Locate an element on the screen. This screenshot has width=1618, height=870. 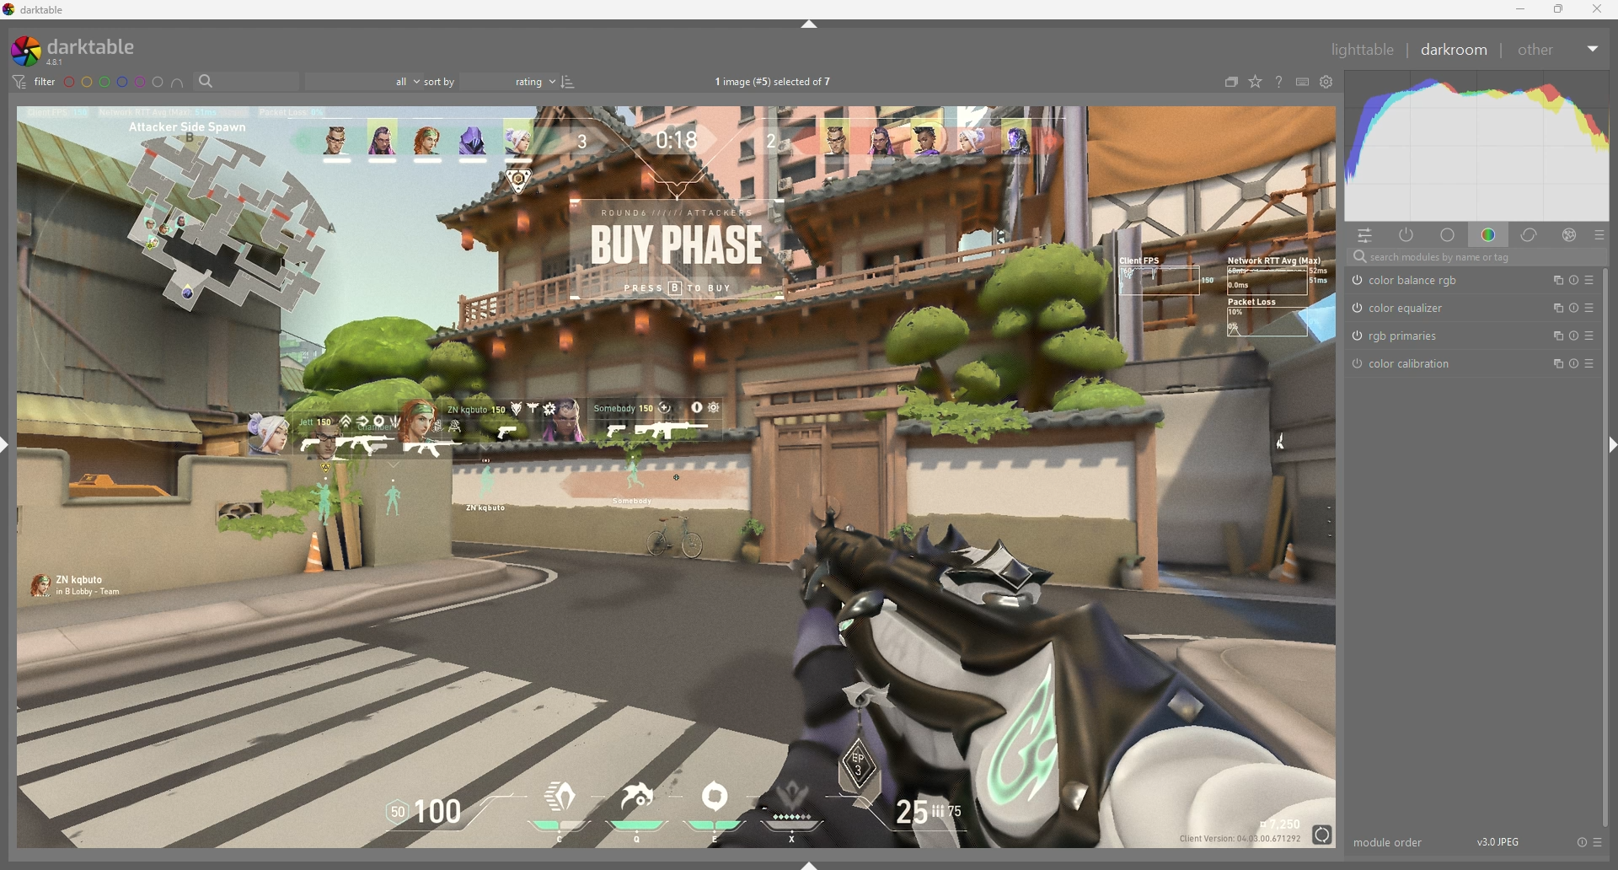
presets is located at coordinates (1590, 308).